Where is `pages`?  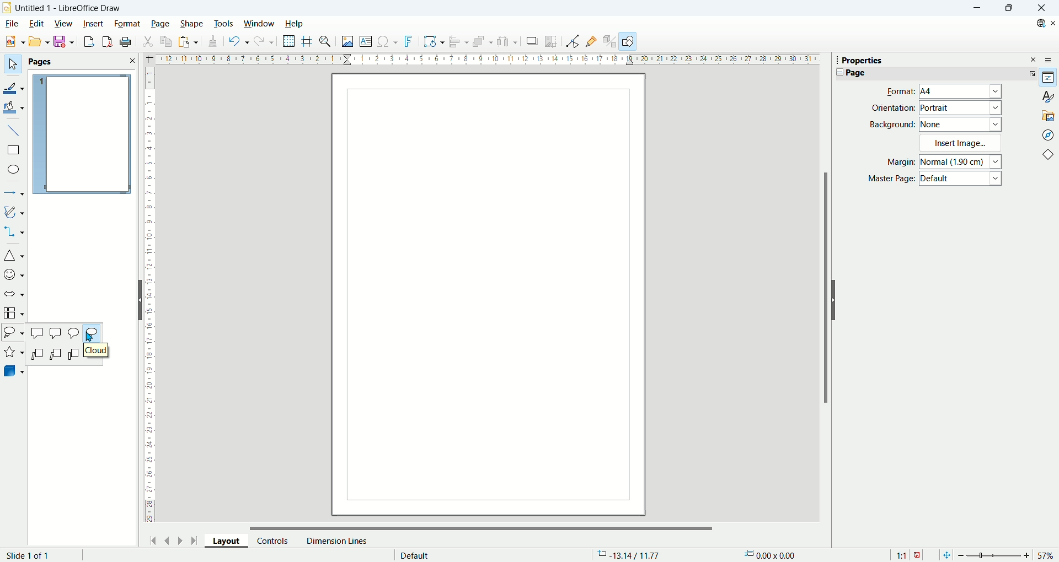
pages is located at coordinates (82, 62).